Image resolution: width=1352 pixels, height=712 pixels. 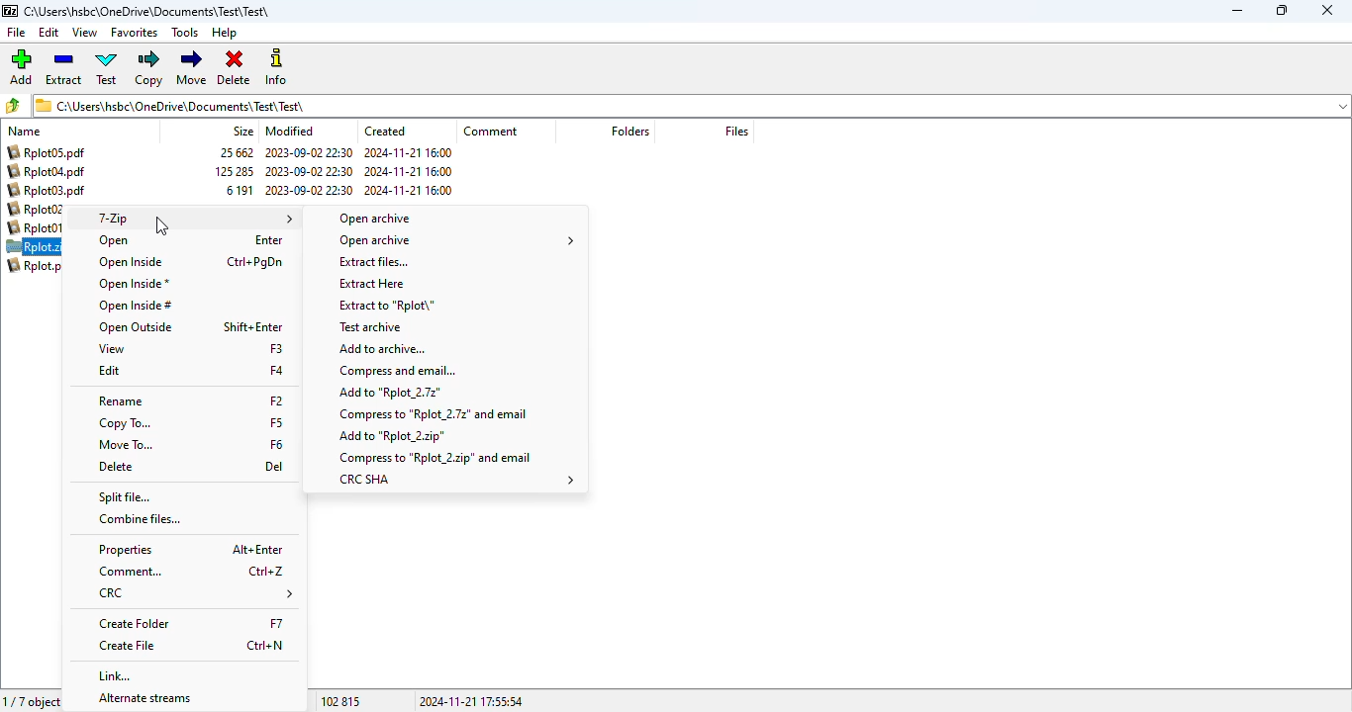 I want to click on rename, so click(x=121, y=402).